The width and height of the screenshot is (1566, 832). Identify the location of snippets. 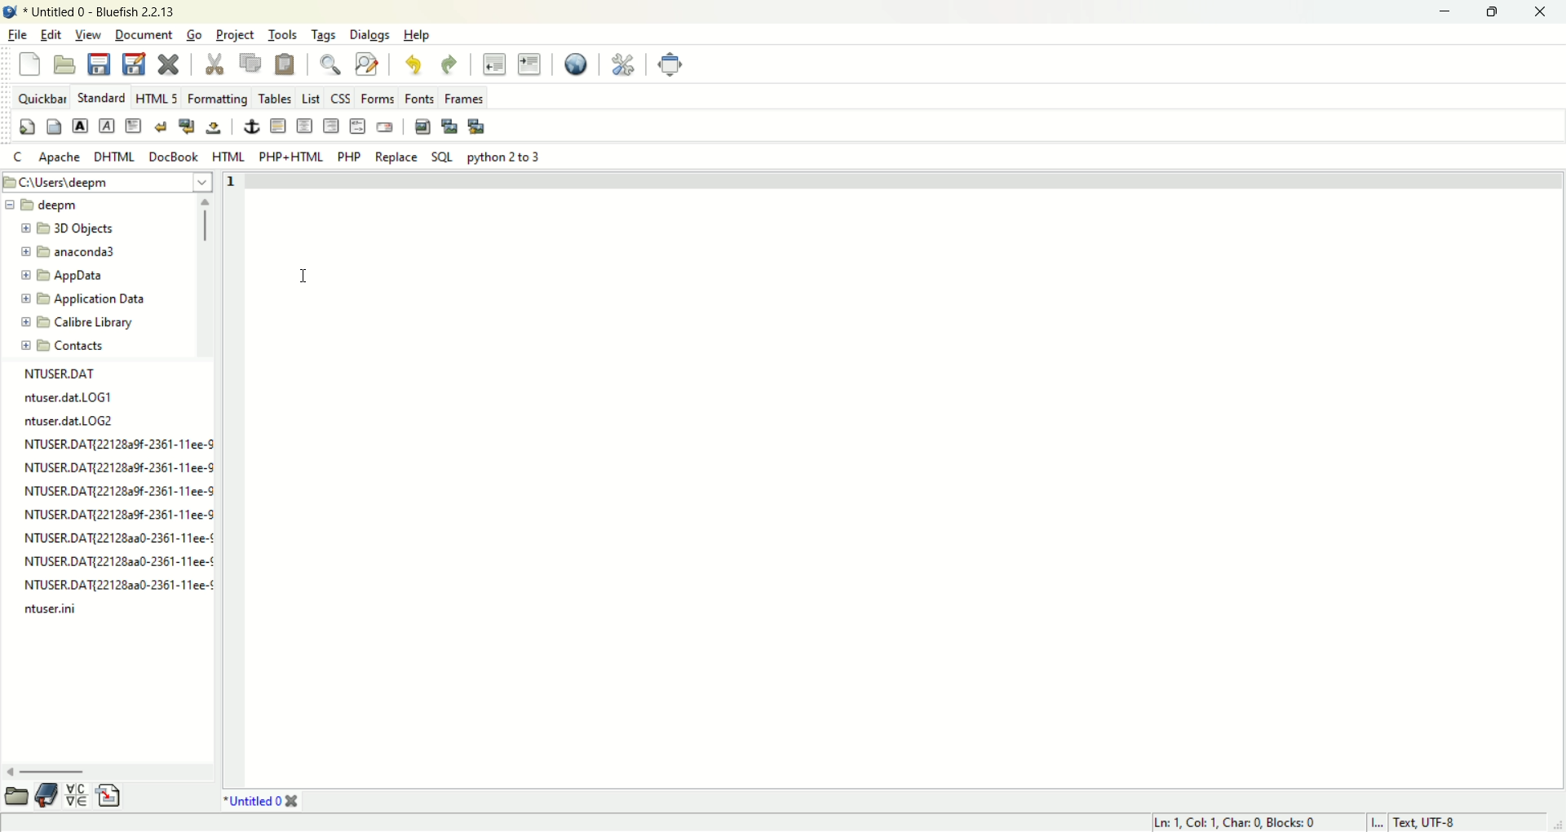
(111, 796).